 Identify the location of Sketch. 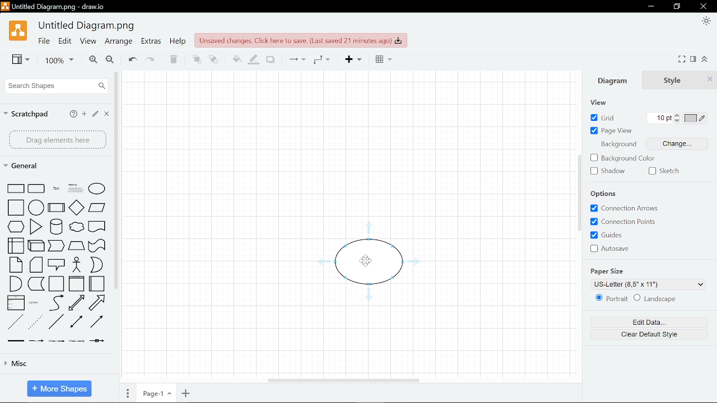
(664, 171).